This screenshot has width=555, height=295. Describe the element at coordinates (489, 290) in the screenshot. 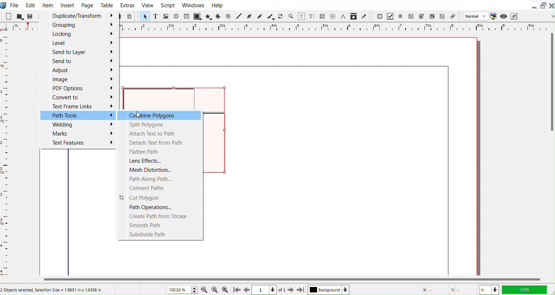

I see `Measurement in Inches ` at that location.